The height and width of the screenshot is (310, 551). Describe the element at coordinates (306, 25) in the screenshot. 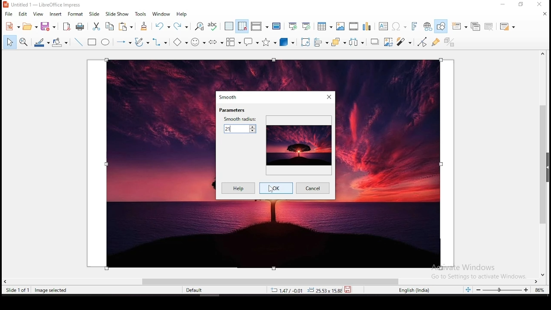

I see `start from current slide` at that location.